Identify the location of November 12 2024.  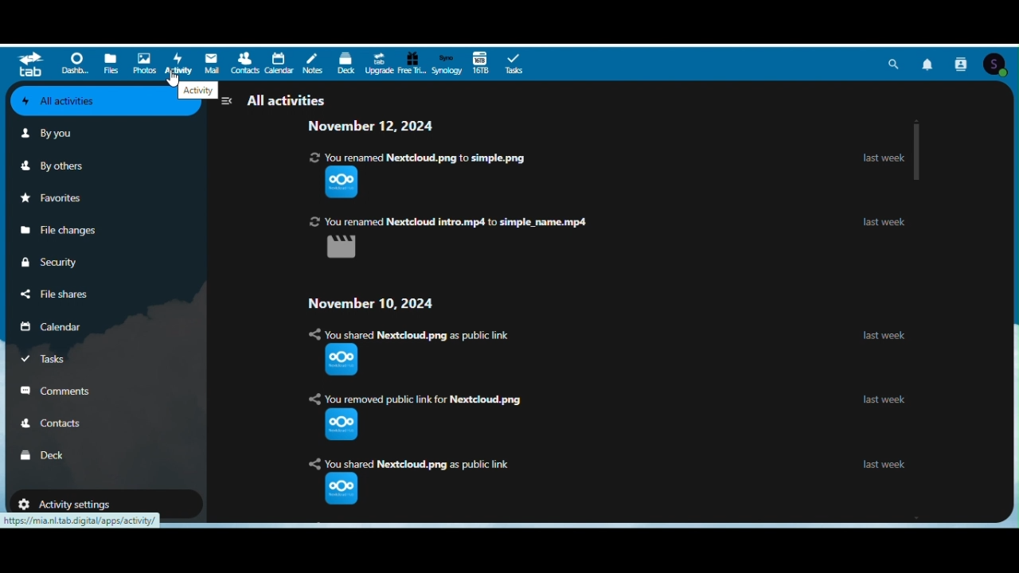
(389, 127).